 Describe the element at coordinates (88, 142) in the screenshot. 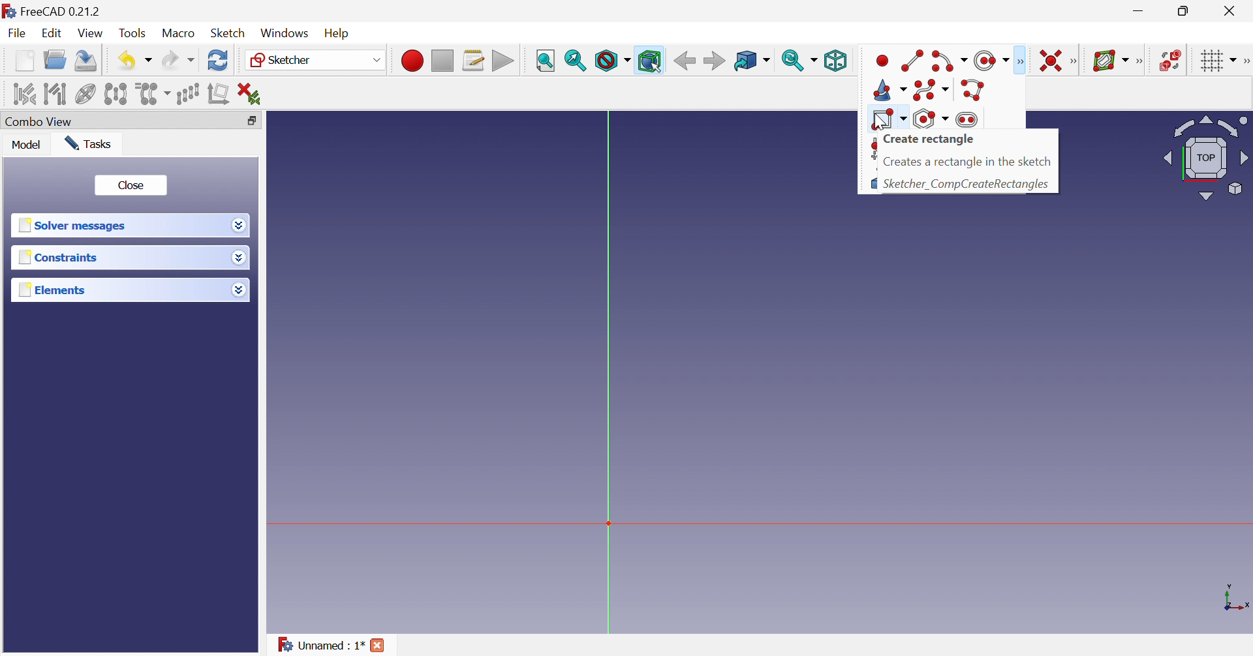

I see `Tasks` at that location.